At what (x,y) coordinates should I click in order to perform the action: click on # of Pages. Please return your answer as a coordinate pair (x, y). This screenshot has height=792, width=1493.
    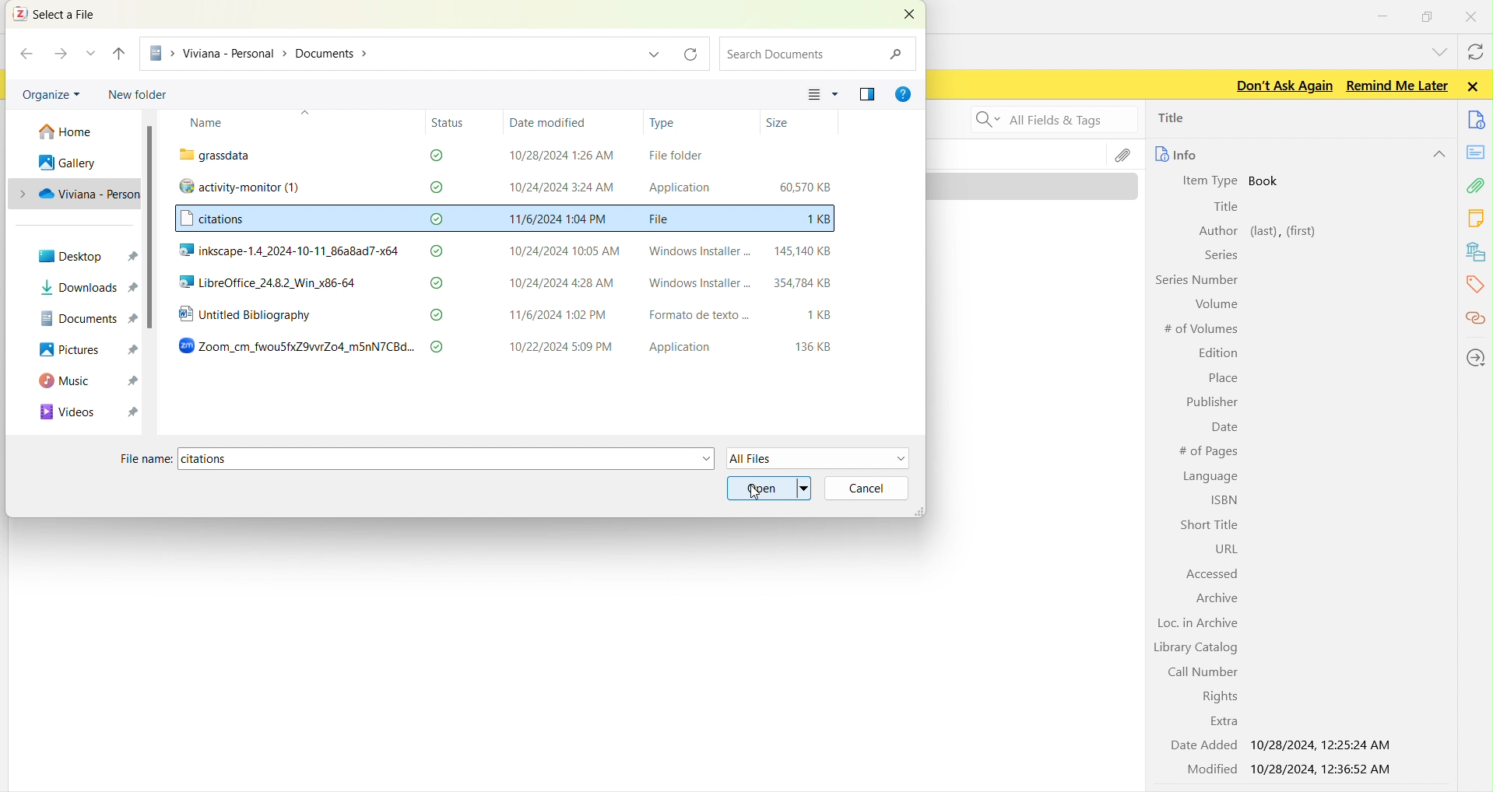
    Looking at the image, I should click on (1208, 451).